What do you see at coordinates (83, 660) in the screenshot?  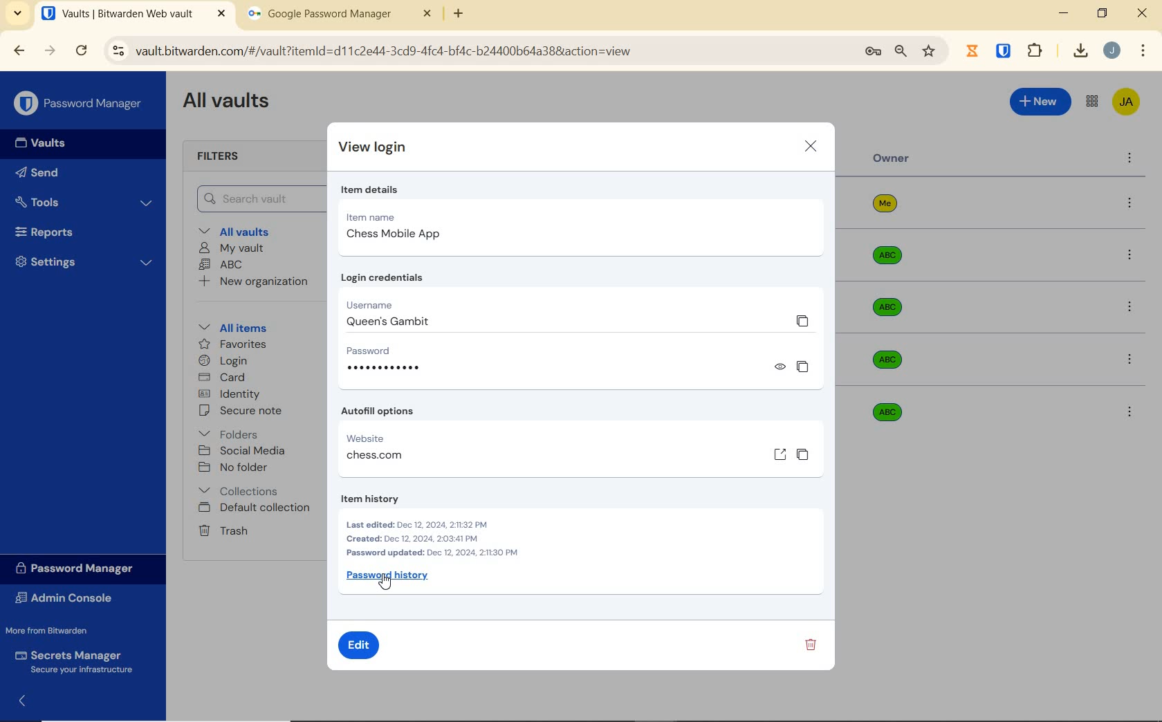 I see `Secrets Manager` at bounding box center [83, 660].